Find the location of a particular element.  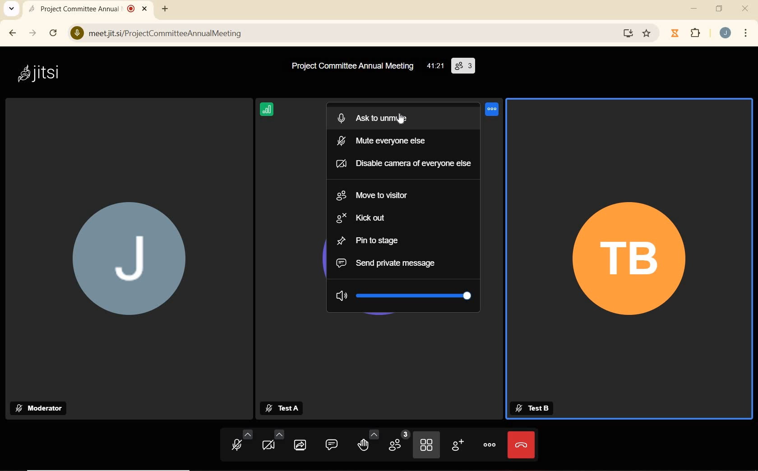

PARTICIPANTS is located at coordinates (399, 442).